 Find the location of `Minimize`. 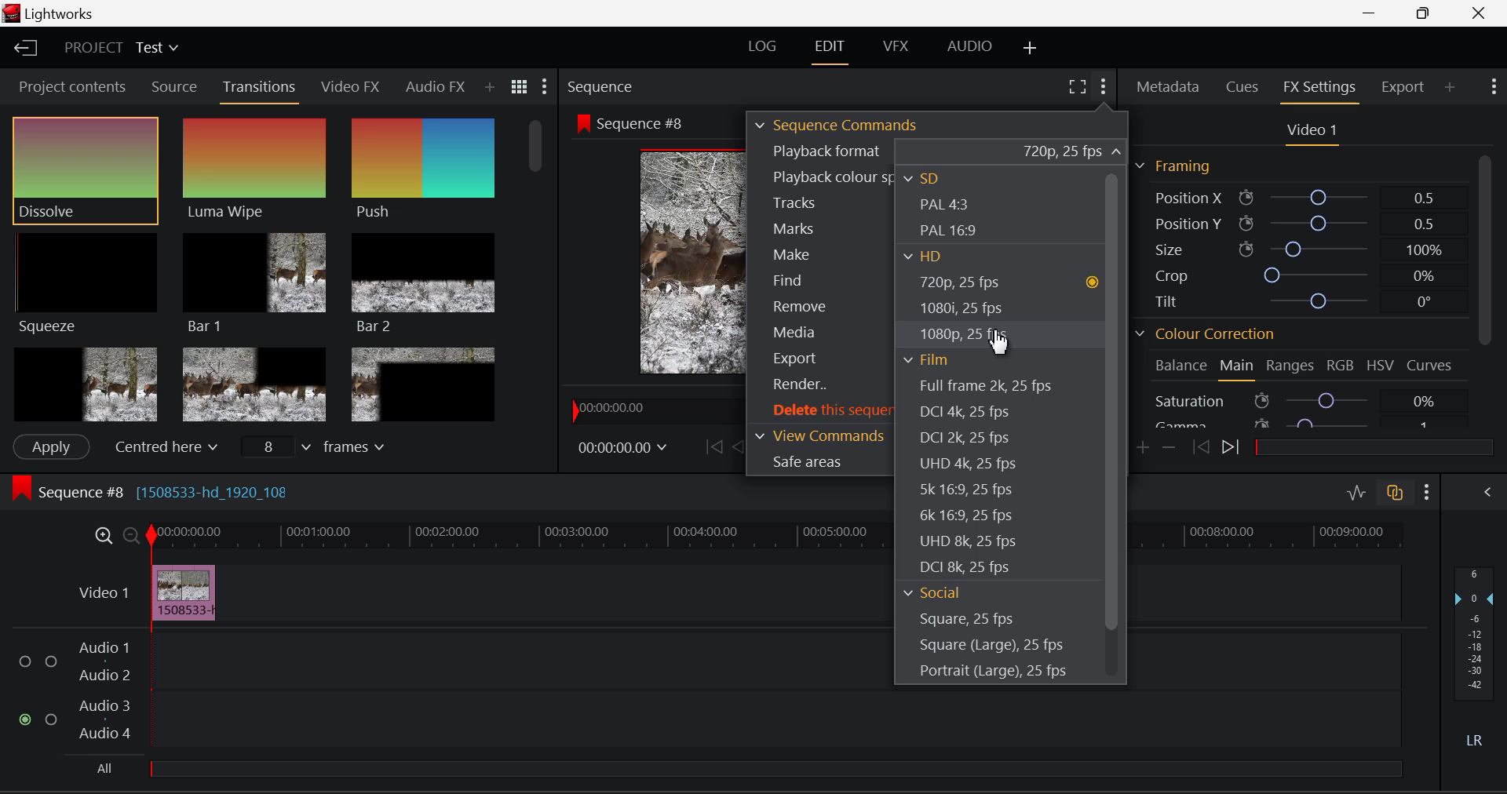

Minimize is located at coordinates (1425, 13).